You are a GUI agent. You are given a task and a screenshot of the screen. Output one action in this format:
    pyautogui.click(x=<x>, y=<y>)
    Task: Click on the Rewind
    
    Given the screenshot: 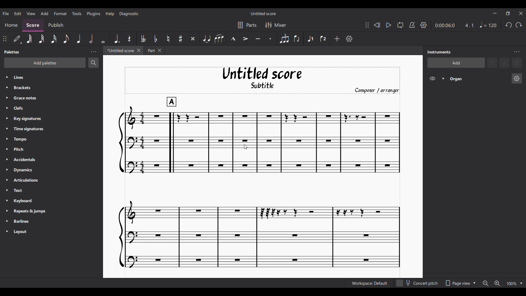 What is the action you would take?
    pyautogui.click(x=377, y=25)
    